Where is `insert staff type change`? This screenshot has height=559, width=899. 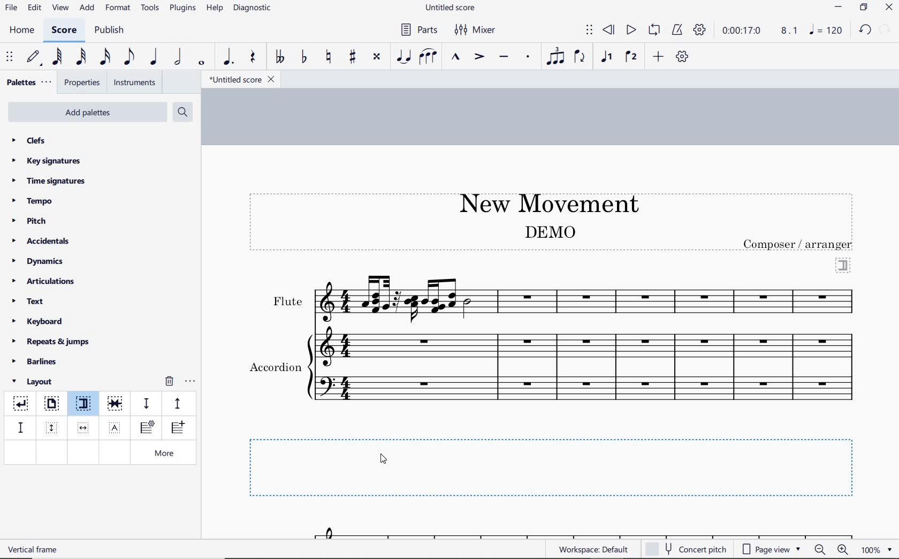
insert staff type change is located at coordinates (147, 428).